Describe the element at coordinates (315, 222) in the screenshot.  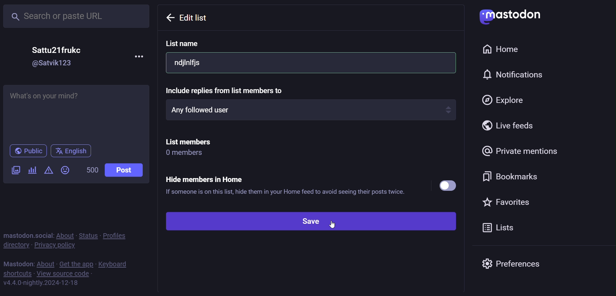
I see `save` at that location.